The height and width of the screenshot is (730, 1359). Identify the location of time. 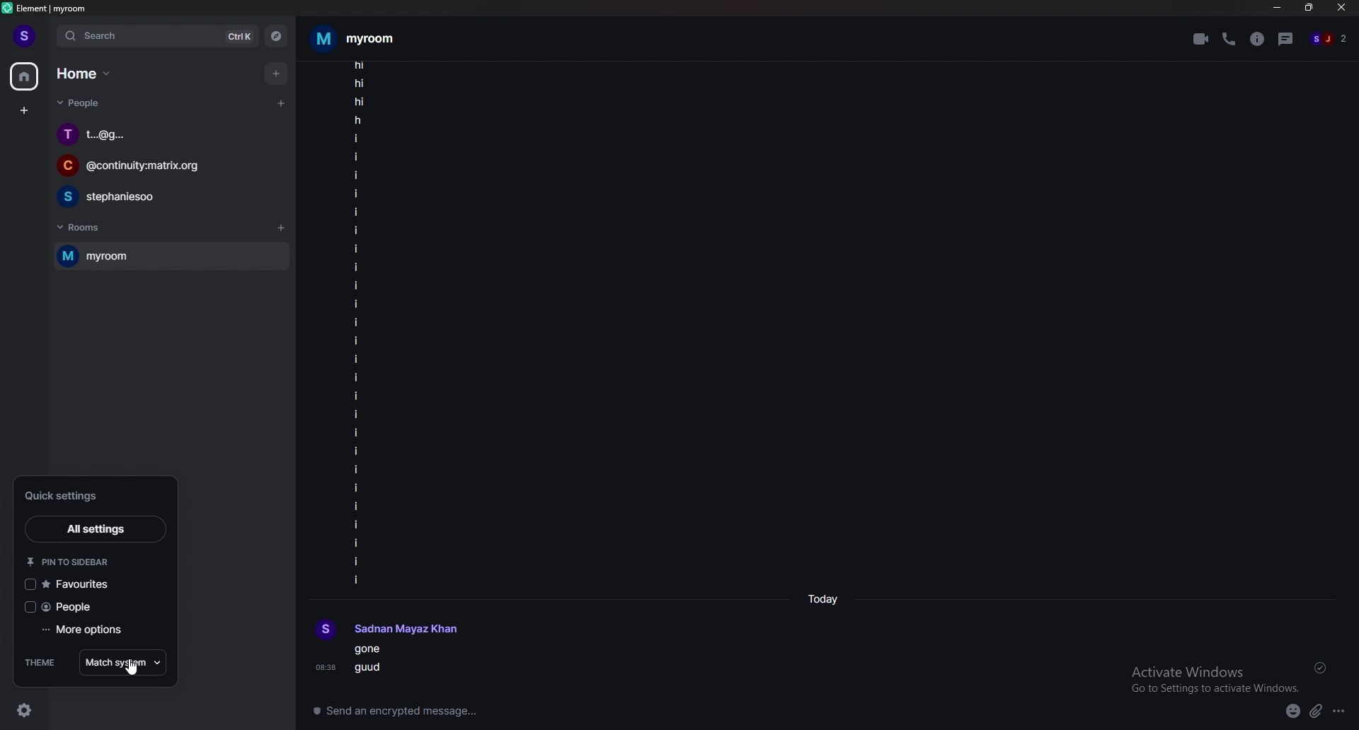
(826, 599).